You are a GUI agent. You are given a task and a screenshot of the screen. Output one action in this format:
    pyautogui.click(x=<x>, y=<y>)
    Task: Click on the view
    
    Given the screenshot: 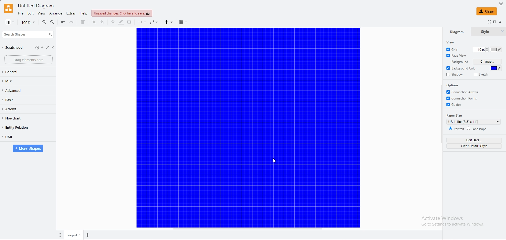 What is the action you would take?
    pyautogui.click(x=451, y=42)
    